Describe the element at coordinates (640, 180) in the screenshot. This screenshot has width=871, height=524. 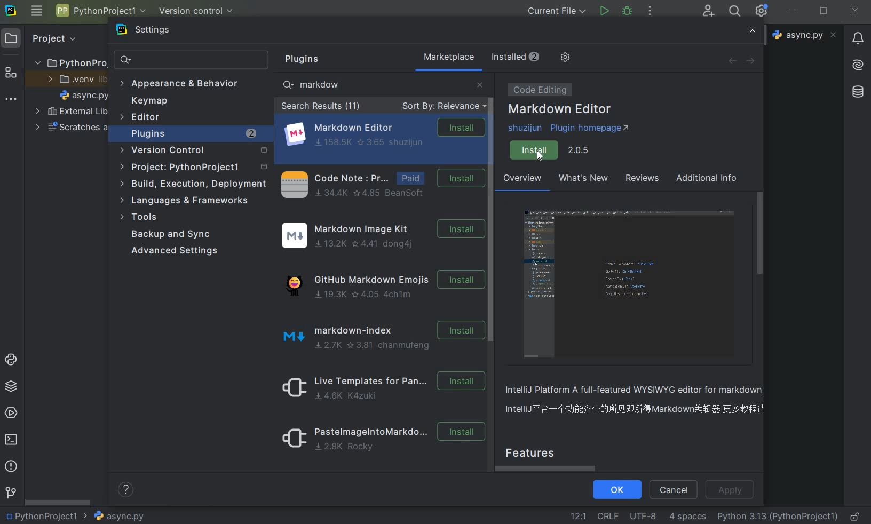
I see `reviews` at that location.